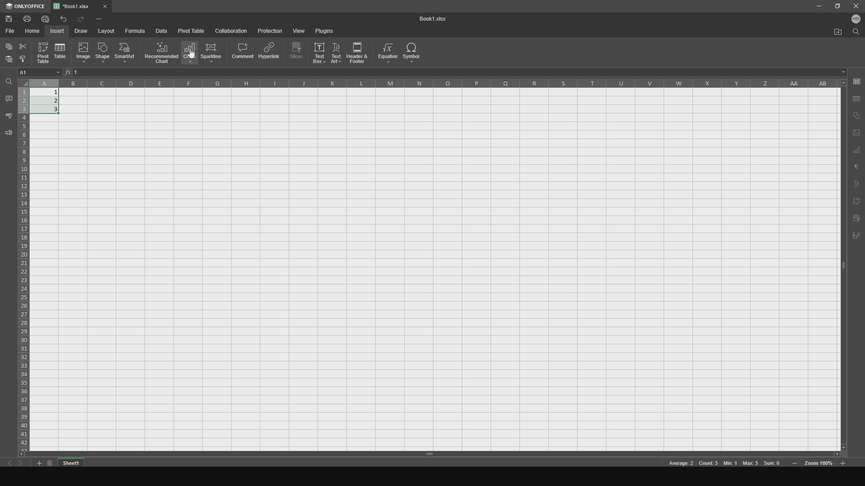  Describe the element at coordinates (795, 464) in the screenshot. I see `zoom in` at that location.